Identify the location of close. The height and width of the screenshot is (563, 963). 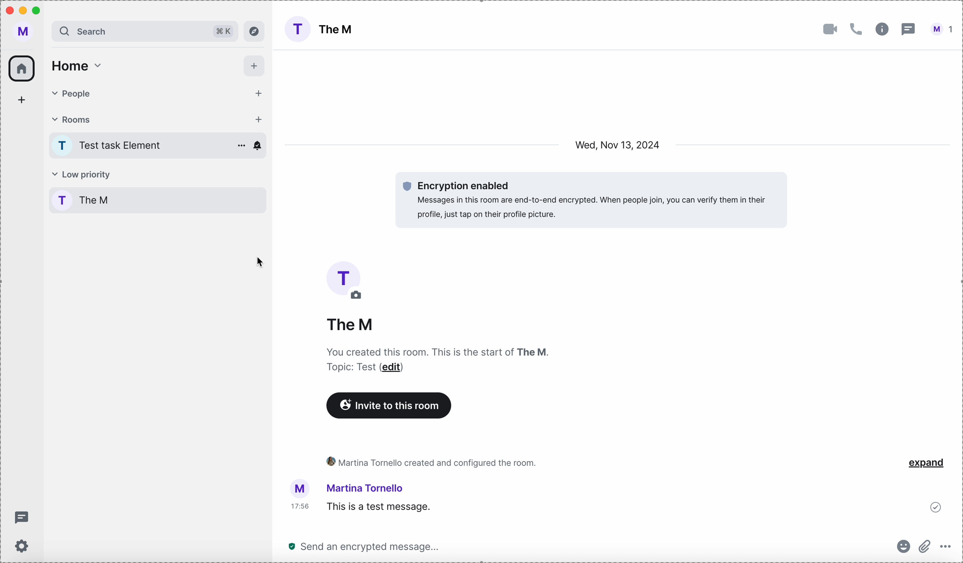
(9, 11).